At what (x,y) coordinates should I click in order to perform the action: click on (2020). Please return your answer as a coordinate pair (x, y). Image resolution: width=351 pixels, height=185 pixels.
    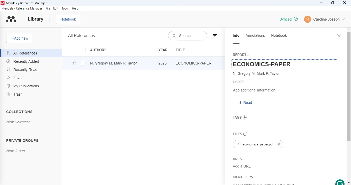
    Looking at the image, I should click on (239, 81).